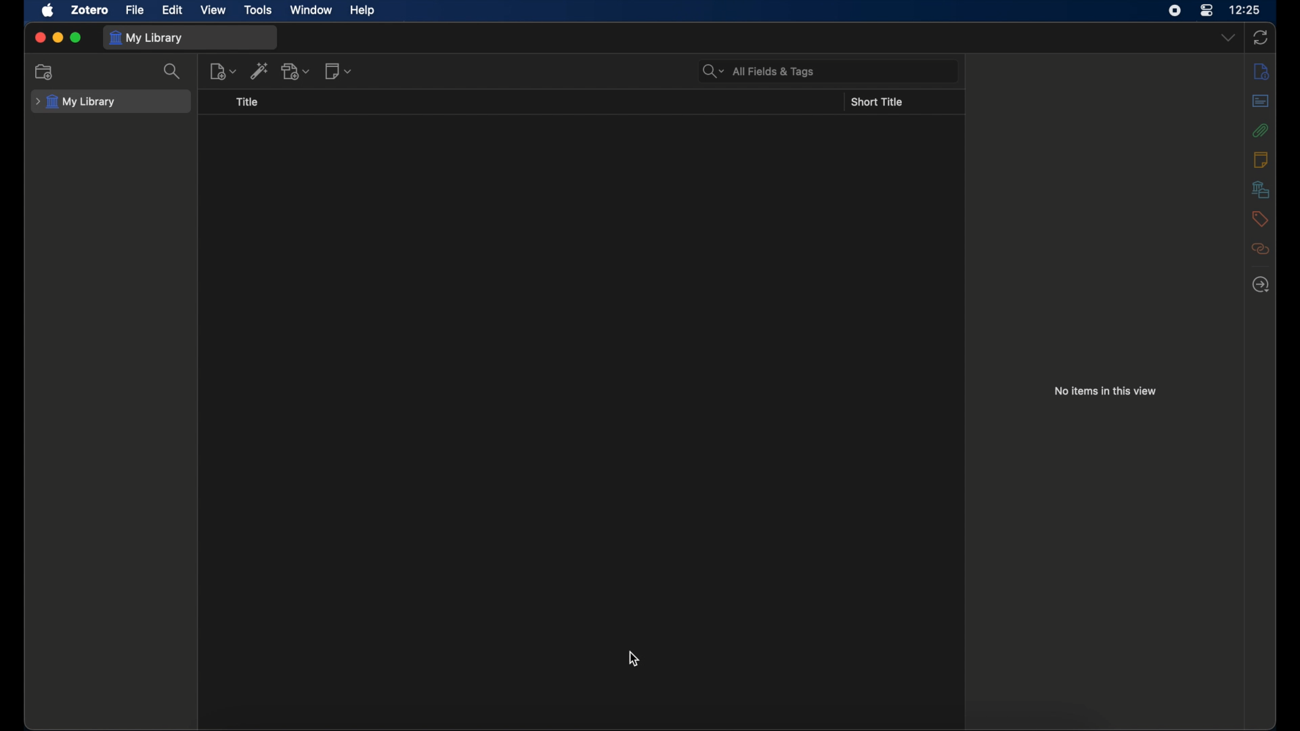  Describe the element at coordinates (339, 71) in the screenshot. I see `new notes` at that location.